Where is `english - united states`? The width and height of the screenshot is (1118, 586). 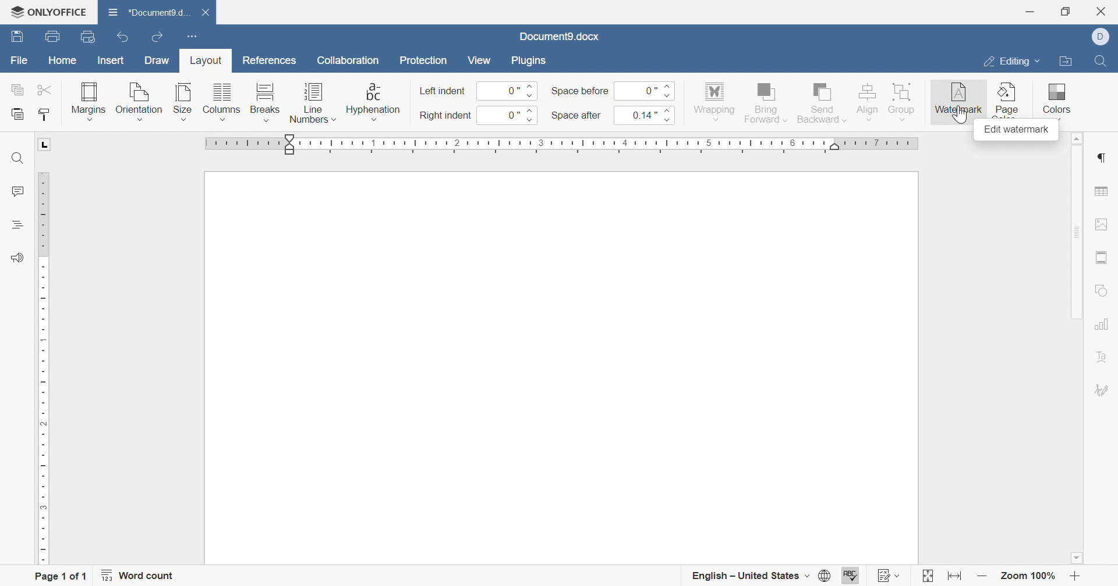 english - united states is located at coordinates (749, 576).